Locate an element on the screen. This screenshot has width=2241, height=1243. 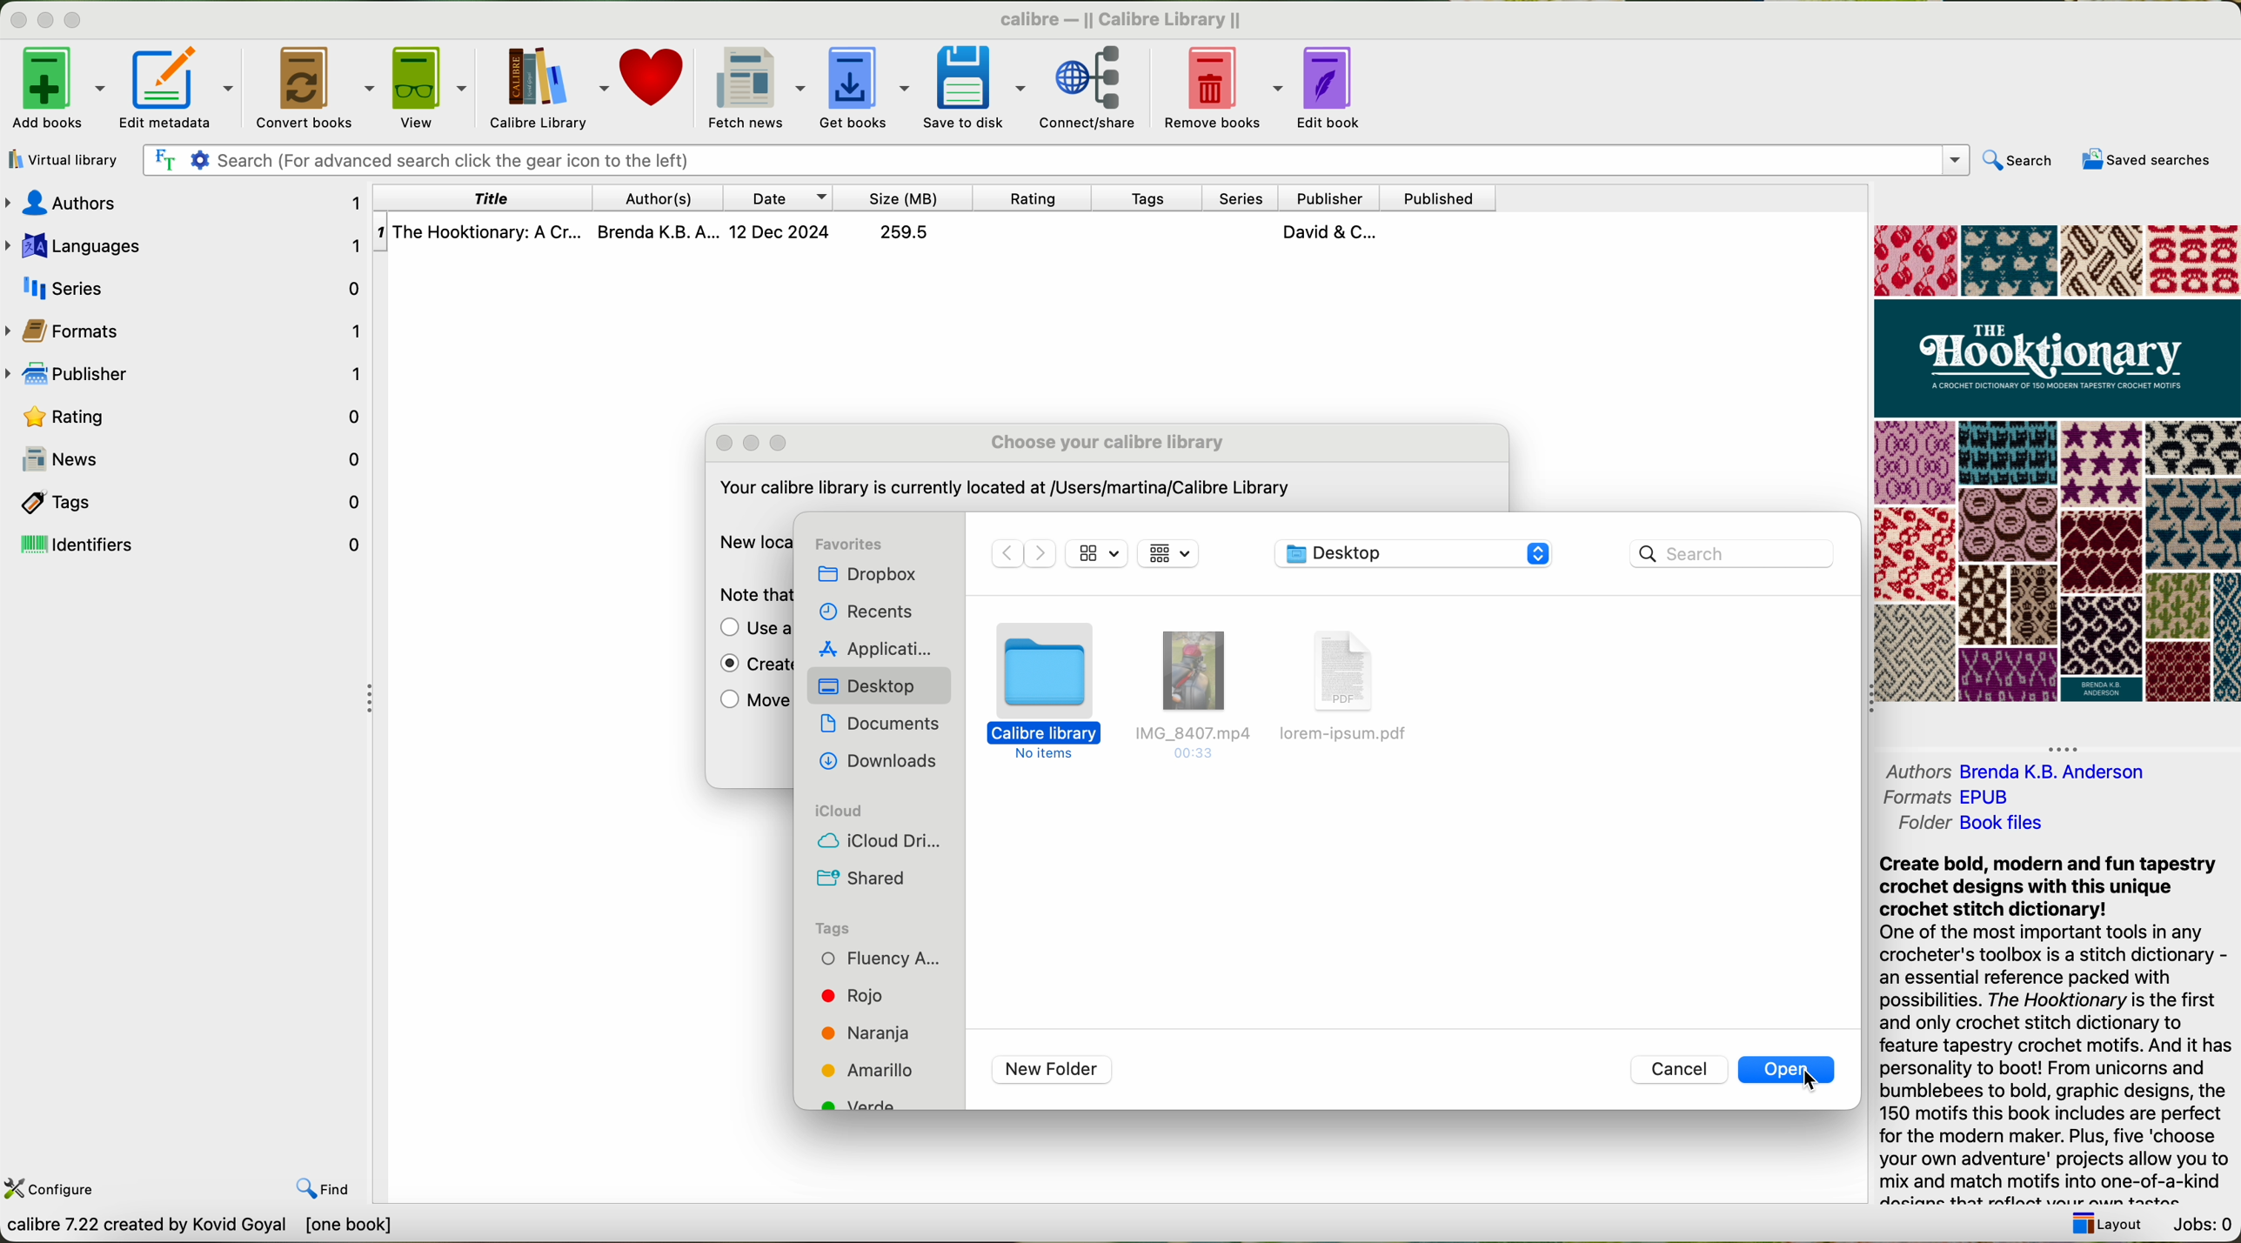
tag is located at coordinates (868, 1033).